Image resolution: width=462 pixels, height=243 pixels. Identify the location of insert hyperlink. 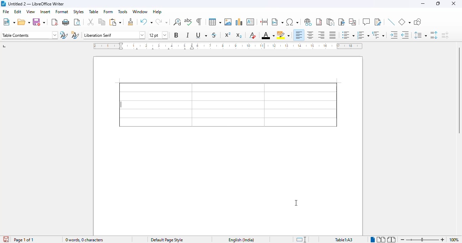
(308, 22).